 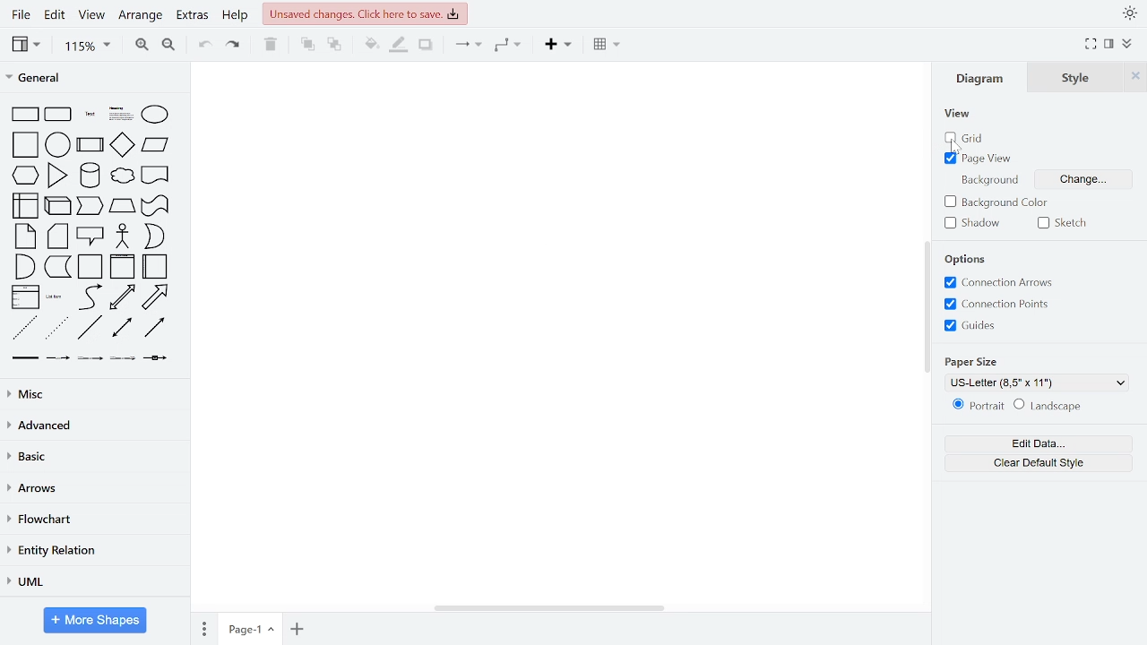 What do you see at coordinates (91, 14) in the screenshot?
I see `view` at bounding box center [91, 14].